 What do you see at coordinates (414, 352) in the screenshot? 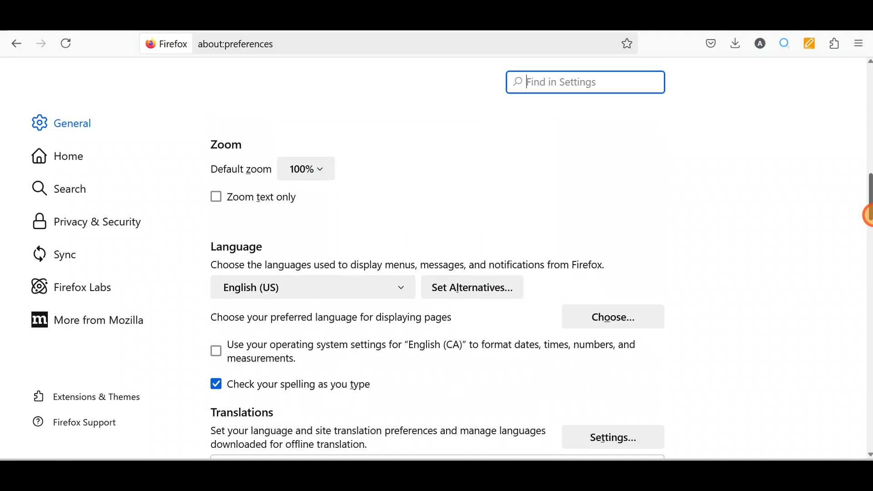
I see `Use your operating system settings for "English(CA)" to format dates, times, numbers and measurements.` at bounding box center [414, 352].